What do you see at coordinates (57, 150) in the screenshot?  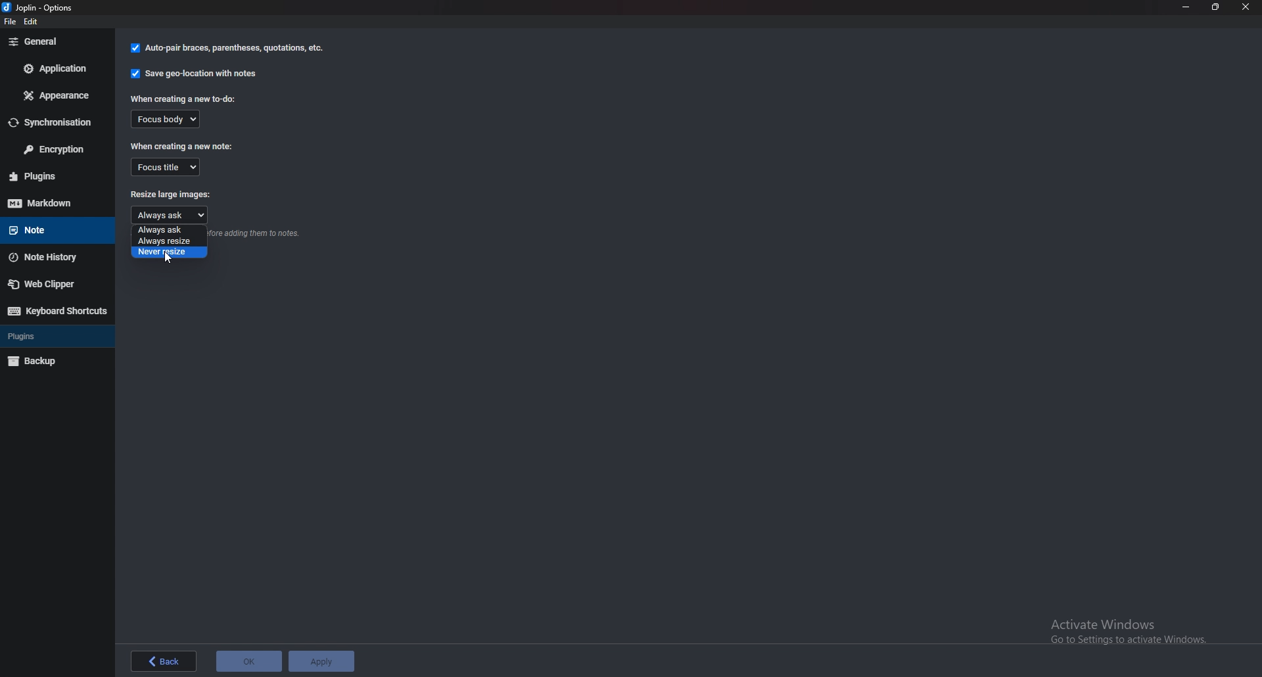 I see `Encryption` at bounding box center [57, 150].